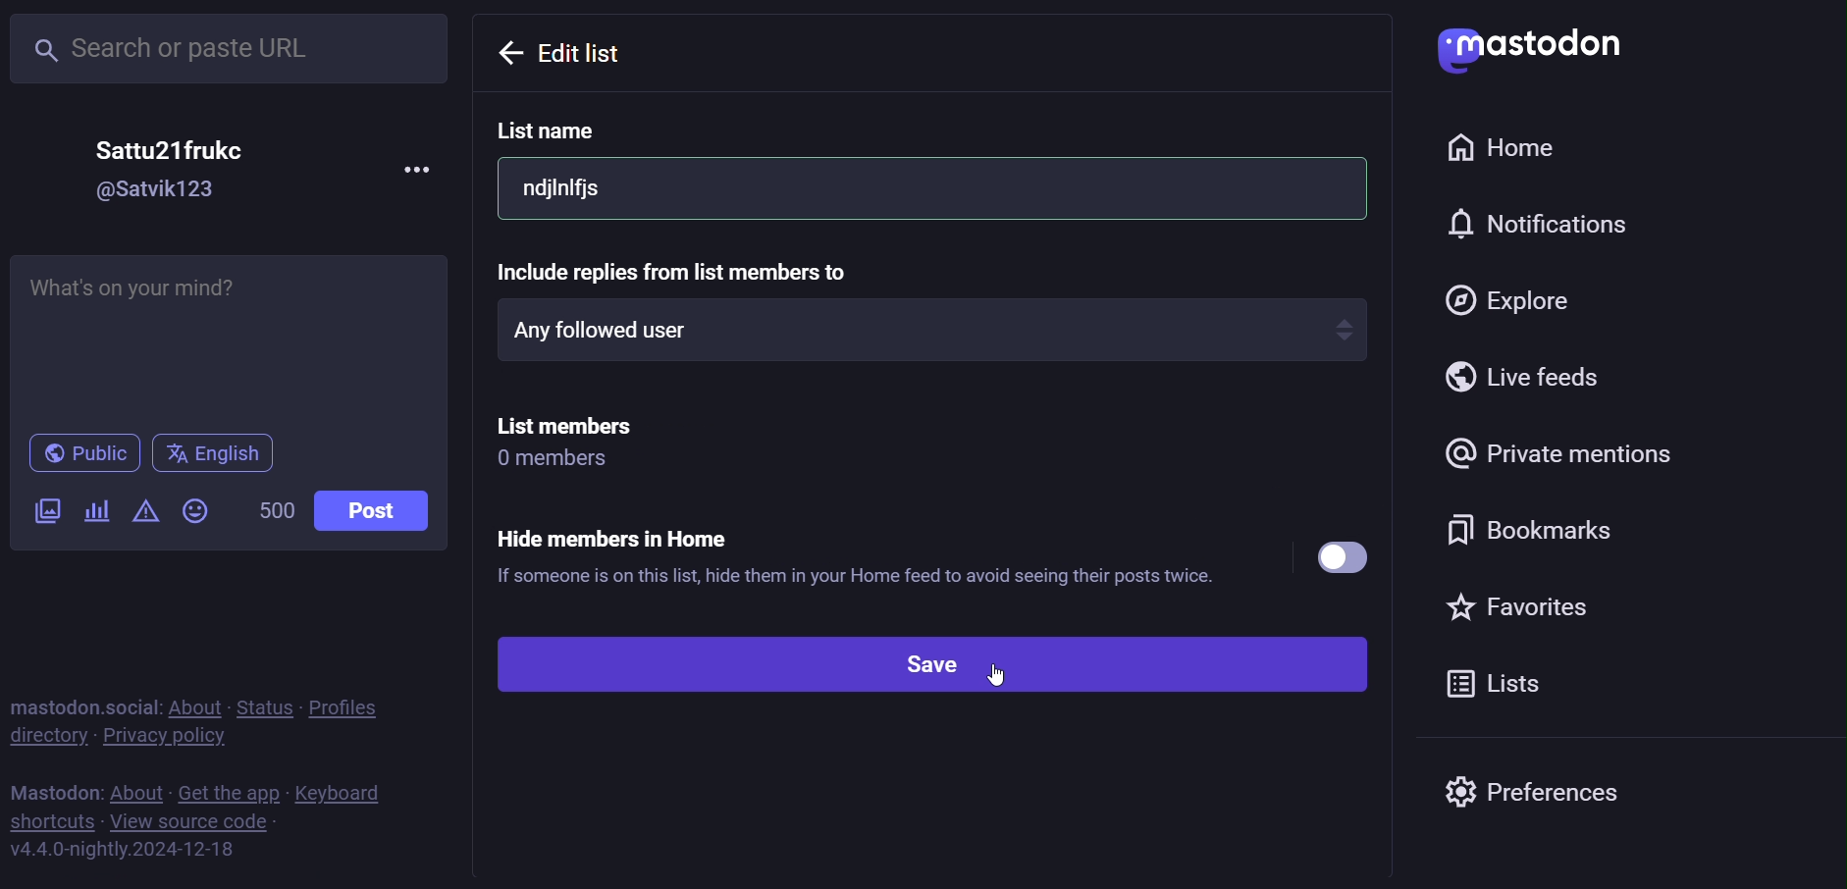 The height and width of the screenshot is (889, 1847). I want to click on Whats on your mind, so click(229, 335).